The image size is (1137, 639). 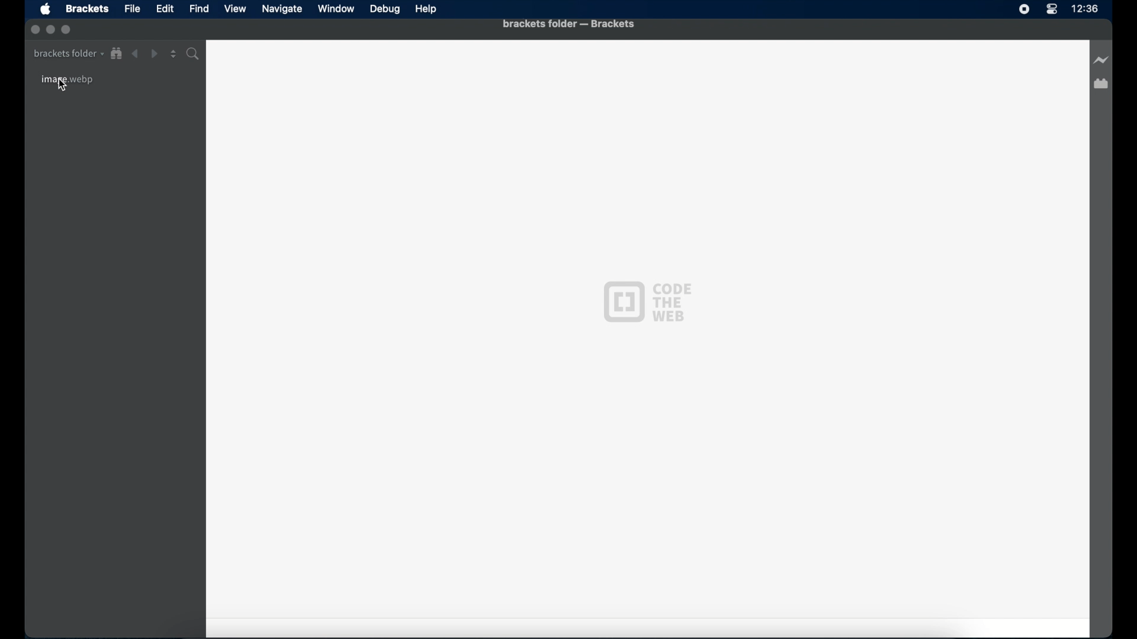 I want to click on Debug, so click(x=391, y=10).